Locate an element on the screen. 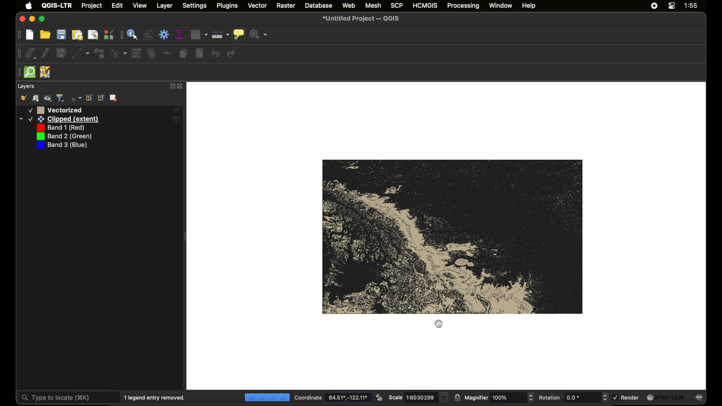  band 1 is located at coordinates (76, 119).